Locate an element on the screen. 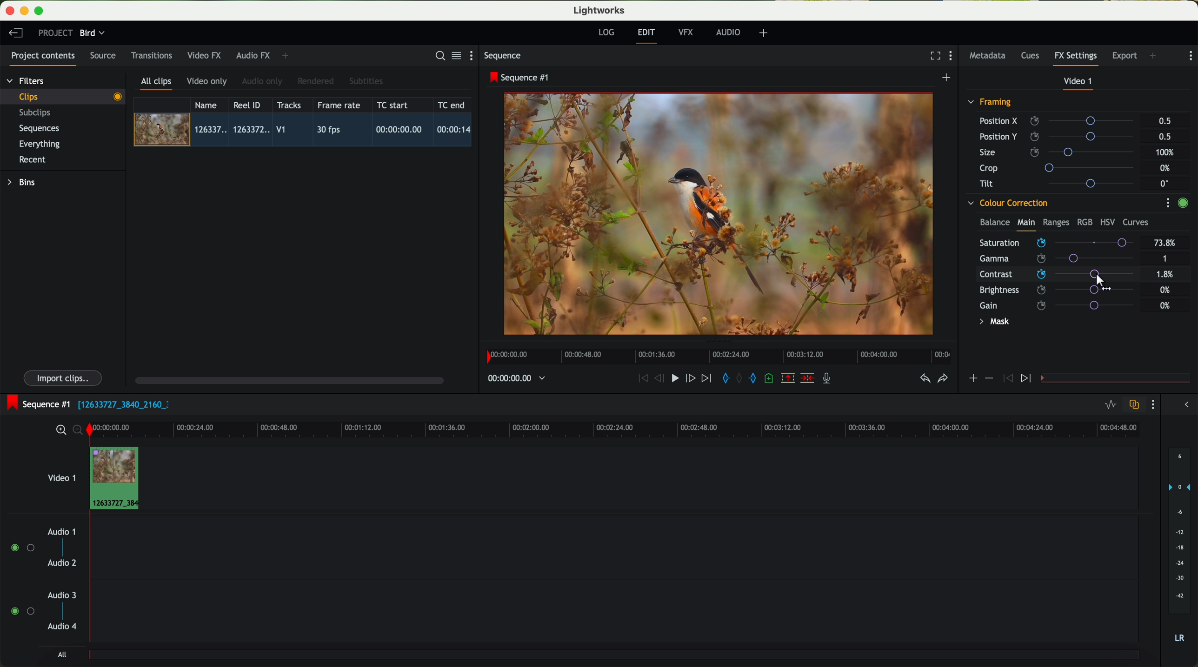 The width and height of the screenshot is (1198, 667). timeline is located at coordinates (639, 429).